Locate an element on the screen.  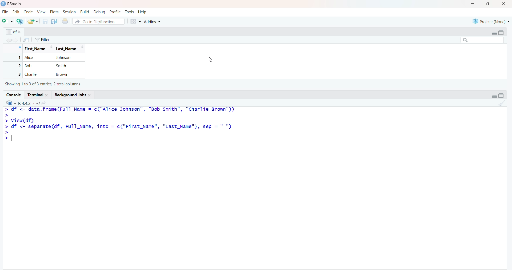
Save current document (Ctrl + S) is located at coordinates (45, 22).